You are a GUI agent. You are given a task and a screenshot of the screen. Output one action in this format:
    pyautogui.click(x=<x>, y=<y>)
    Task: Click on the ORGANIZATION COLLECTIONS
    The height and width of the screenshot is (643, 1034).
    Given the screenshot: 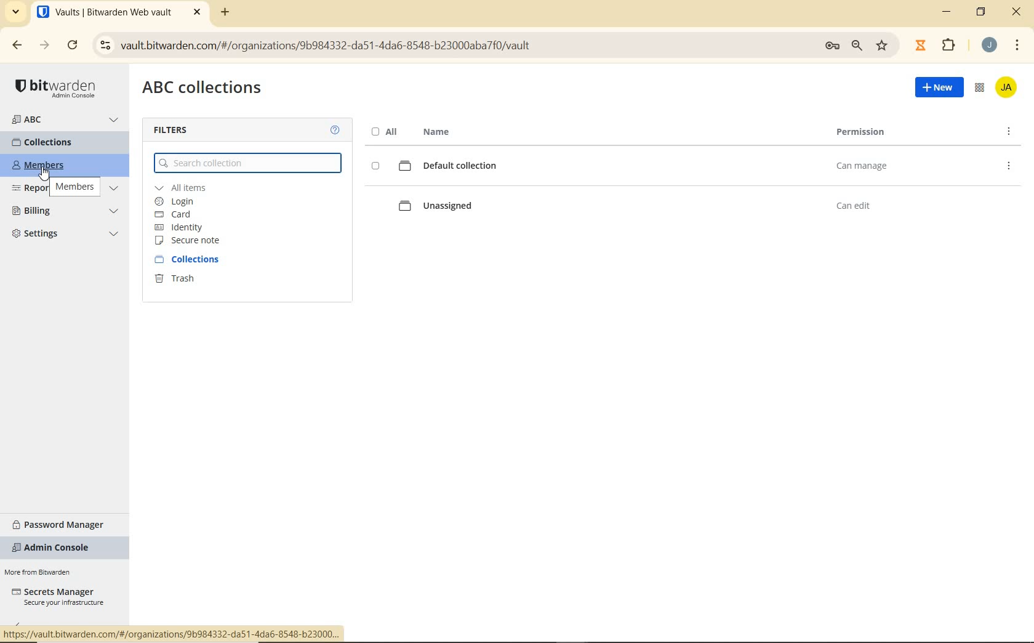 What is the action you would take?
    pyautogui.click(x=204, y=89)
    